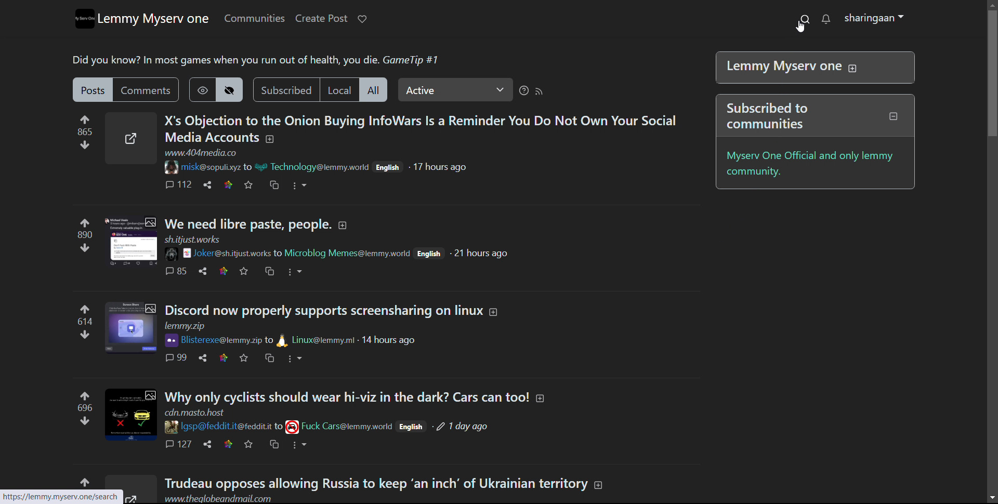  What do you see at coordinates (77, 236) in the screenshot?
I see `votes` at bounding box center [77, 236].